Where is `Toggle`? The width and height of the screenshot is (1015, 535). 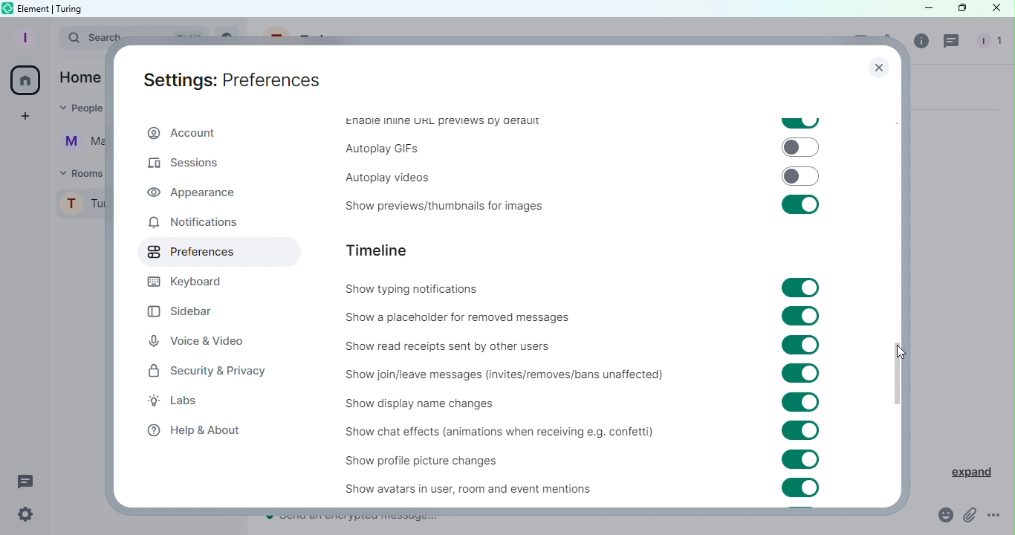
Toggle is located at coordinates (800, 488).